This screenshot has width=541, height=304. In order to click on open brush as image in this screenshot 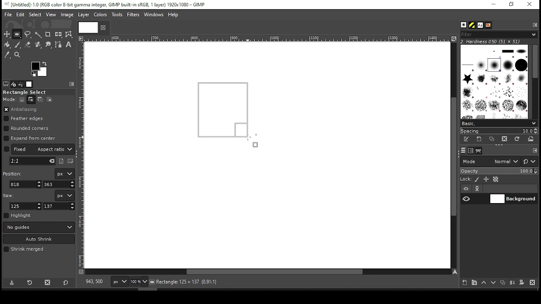, I will do `click(531, 139)`.